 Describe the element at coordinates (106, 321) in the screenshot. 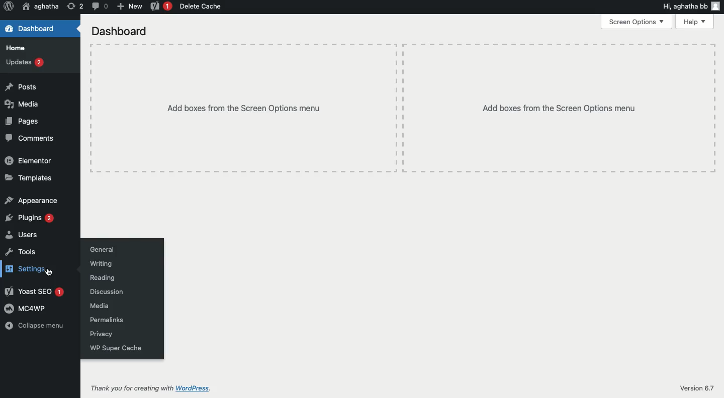

I see `Permalinks` at that location.